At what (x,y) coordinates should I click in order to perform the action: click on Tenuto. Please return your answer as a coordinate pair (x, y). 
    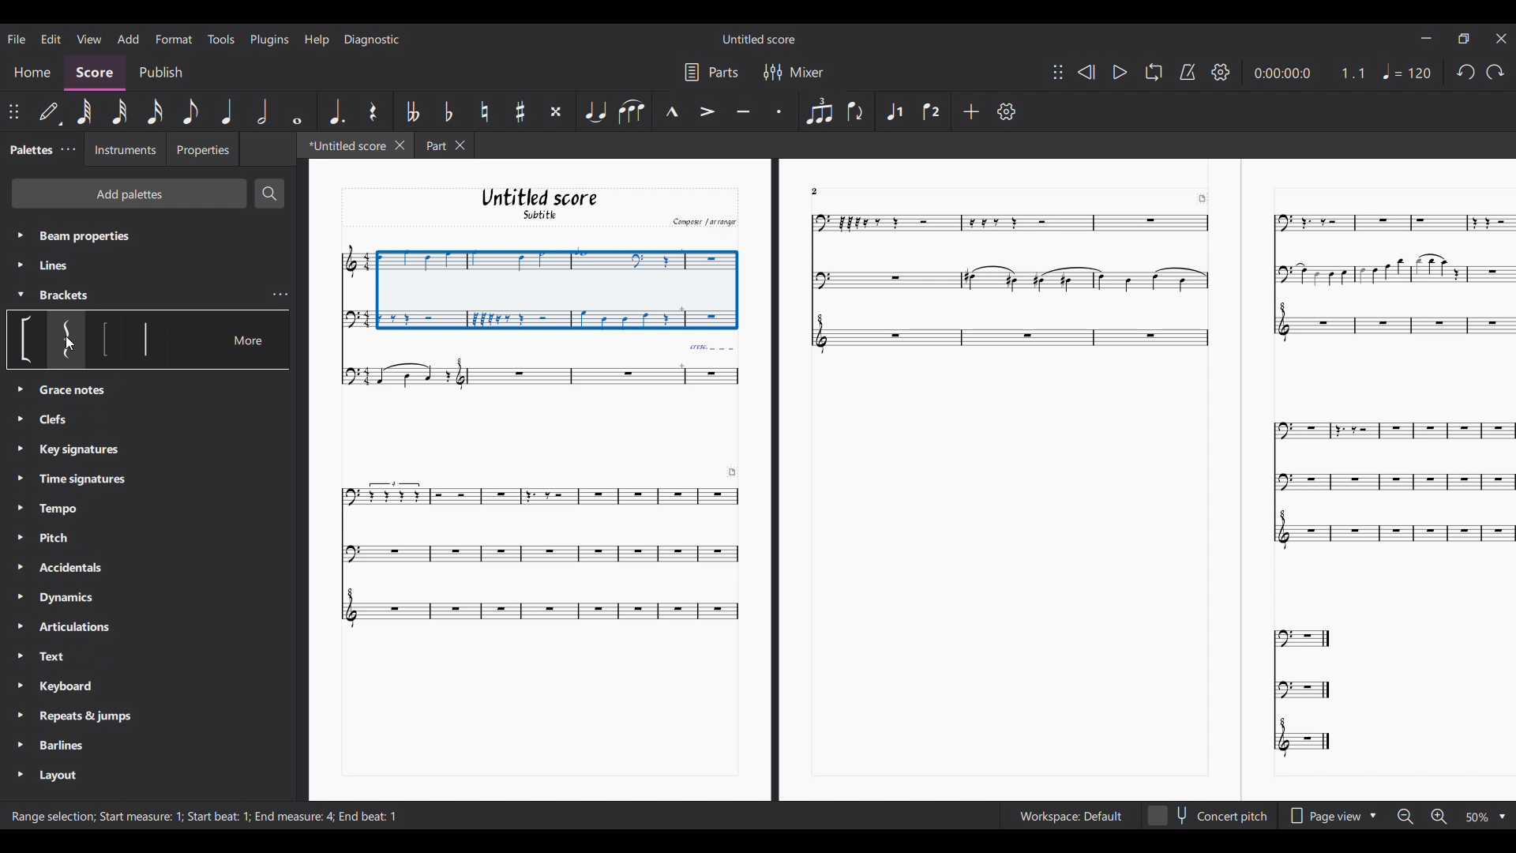
    Looking at the image, I should click on (742, 110).